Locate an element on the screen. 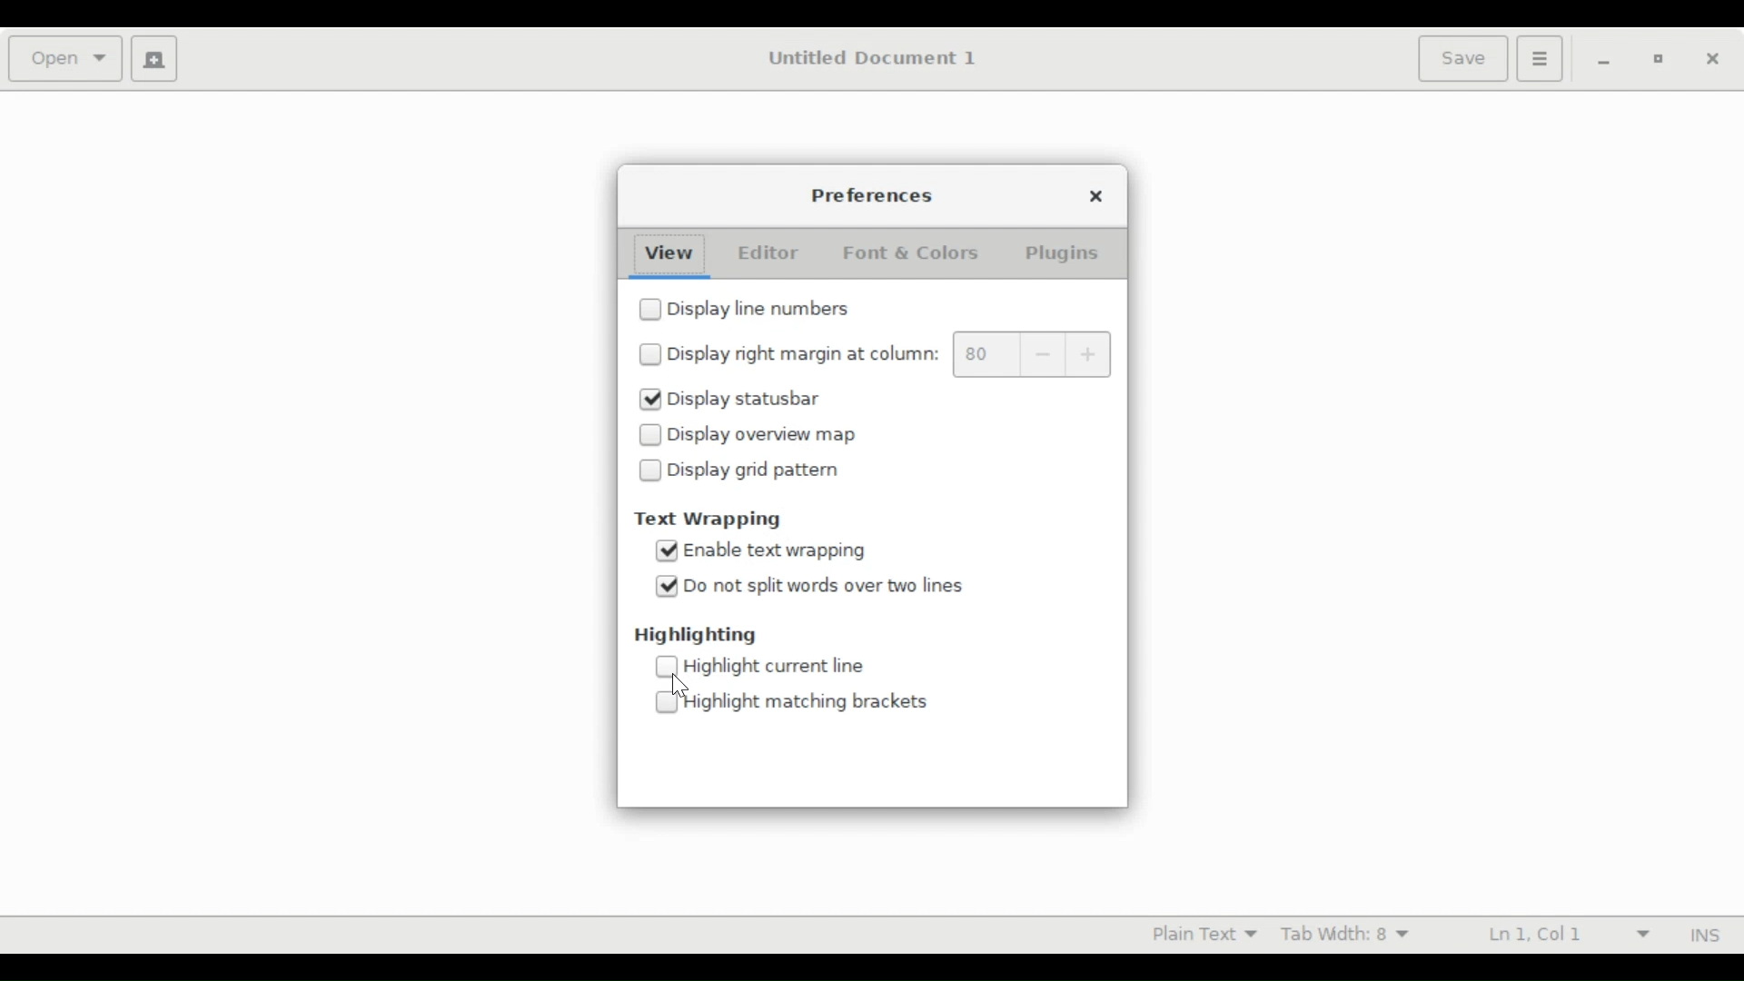  checkbox is located at coordinates (665, 667).